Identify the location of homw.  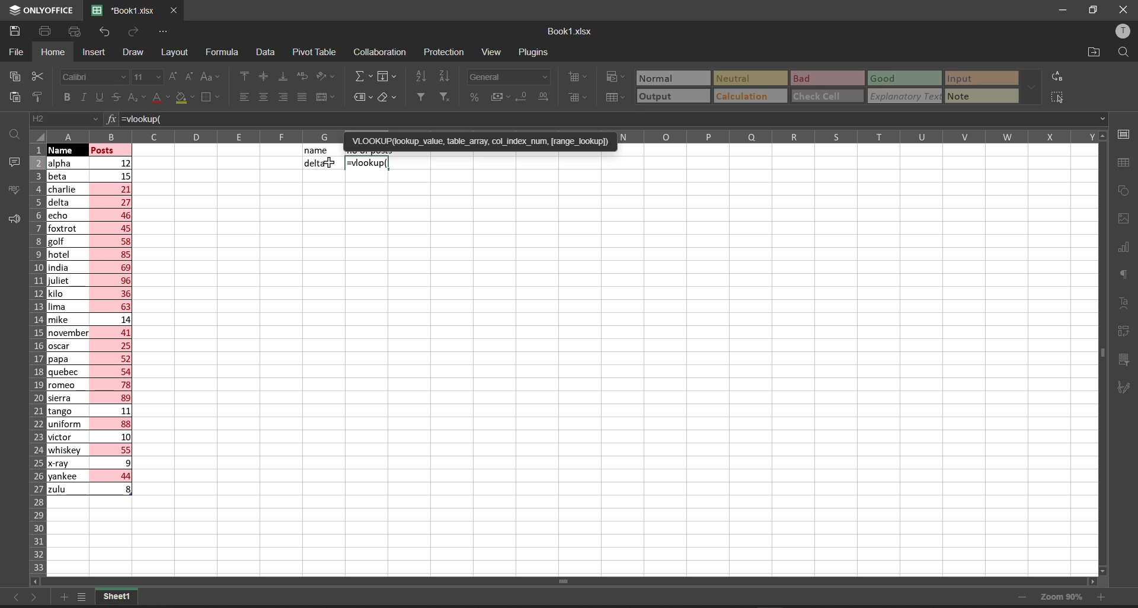
(52, 52).